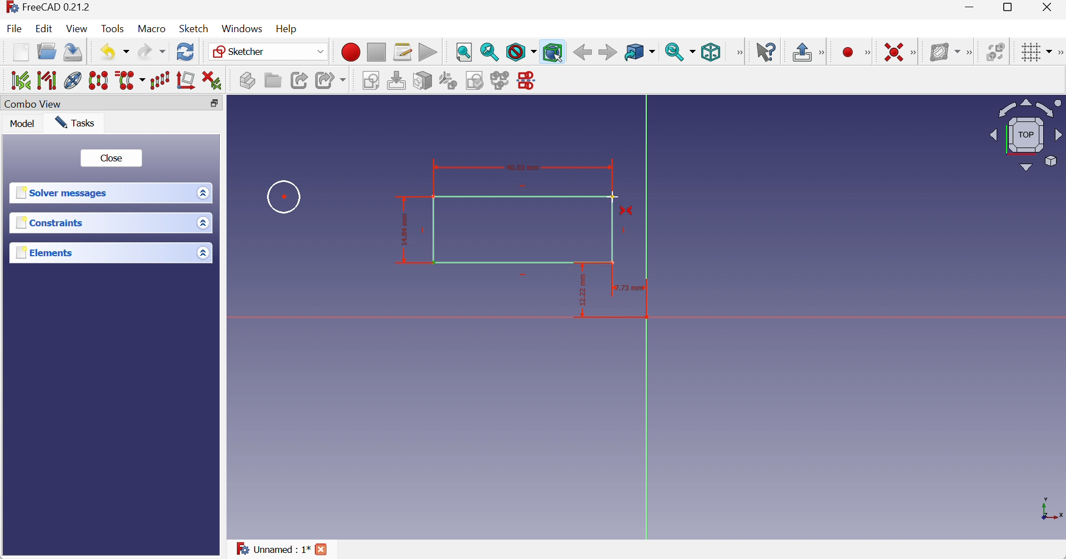 Image resolution: width=1066 pixels, height=559 pixels. What do you see at coordinates (681, 52) in the screenshot?
I see `Sync view` at bounding box center [681, 52].